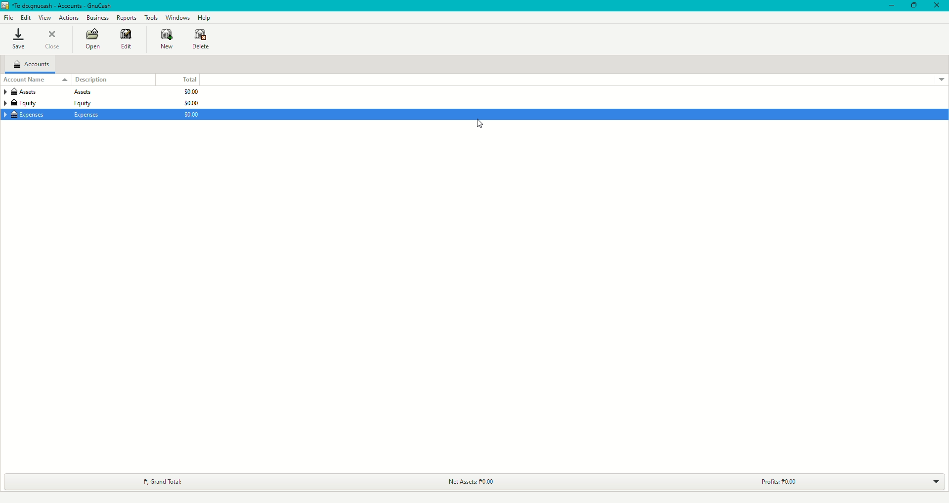 This screenshot has height=503, width=949. I want to click on Edit, so click(128, 40).